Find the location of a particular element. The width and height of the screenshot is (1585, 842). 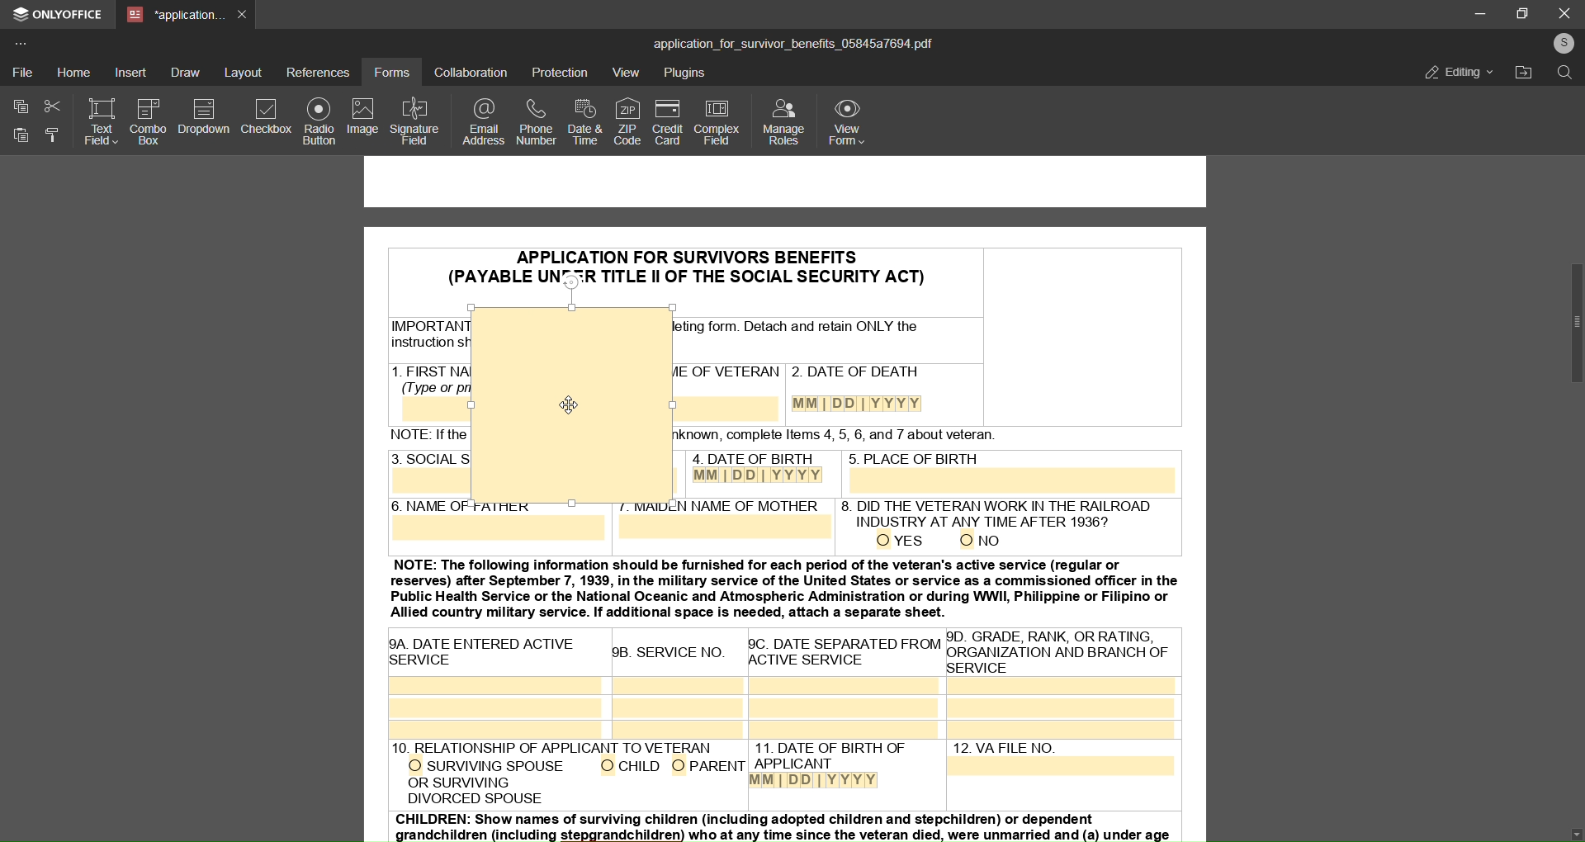

cursor is located at coordinates (561, 405).